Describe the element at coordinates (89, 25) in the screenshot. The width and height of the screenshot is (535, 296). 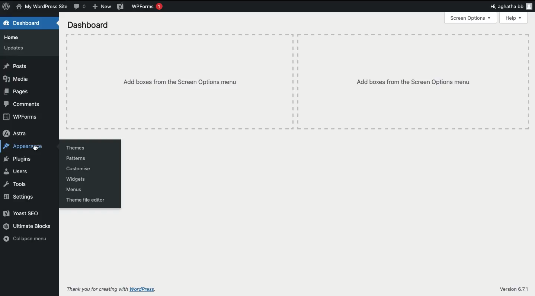
I see `Dashboard` at that location.